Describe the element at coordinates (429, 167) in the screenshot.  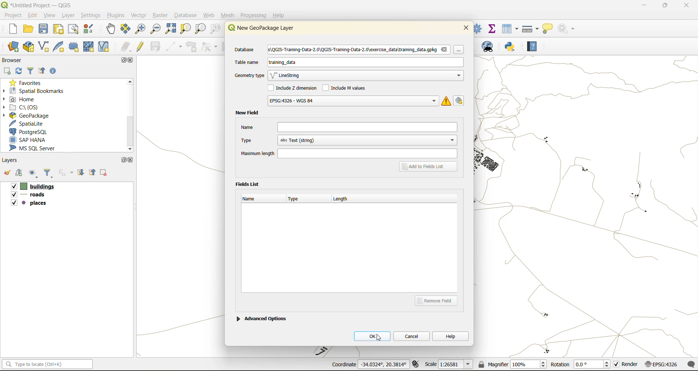
I see `add to fields list` at that location.